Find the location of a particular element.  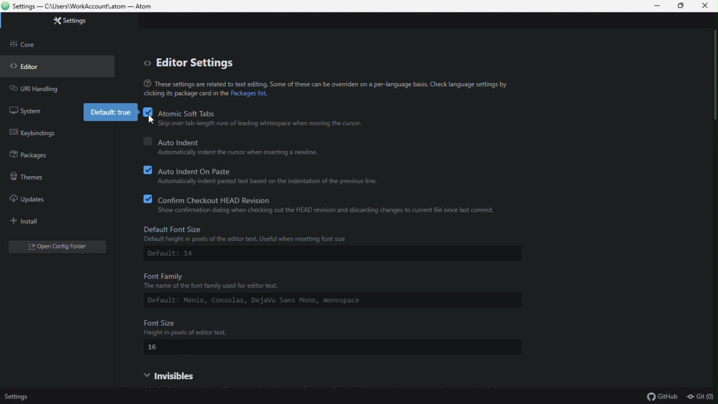

Packages is located at coordinates (28, 156).